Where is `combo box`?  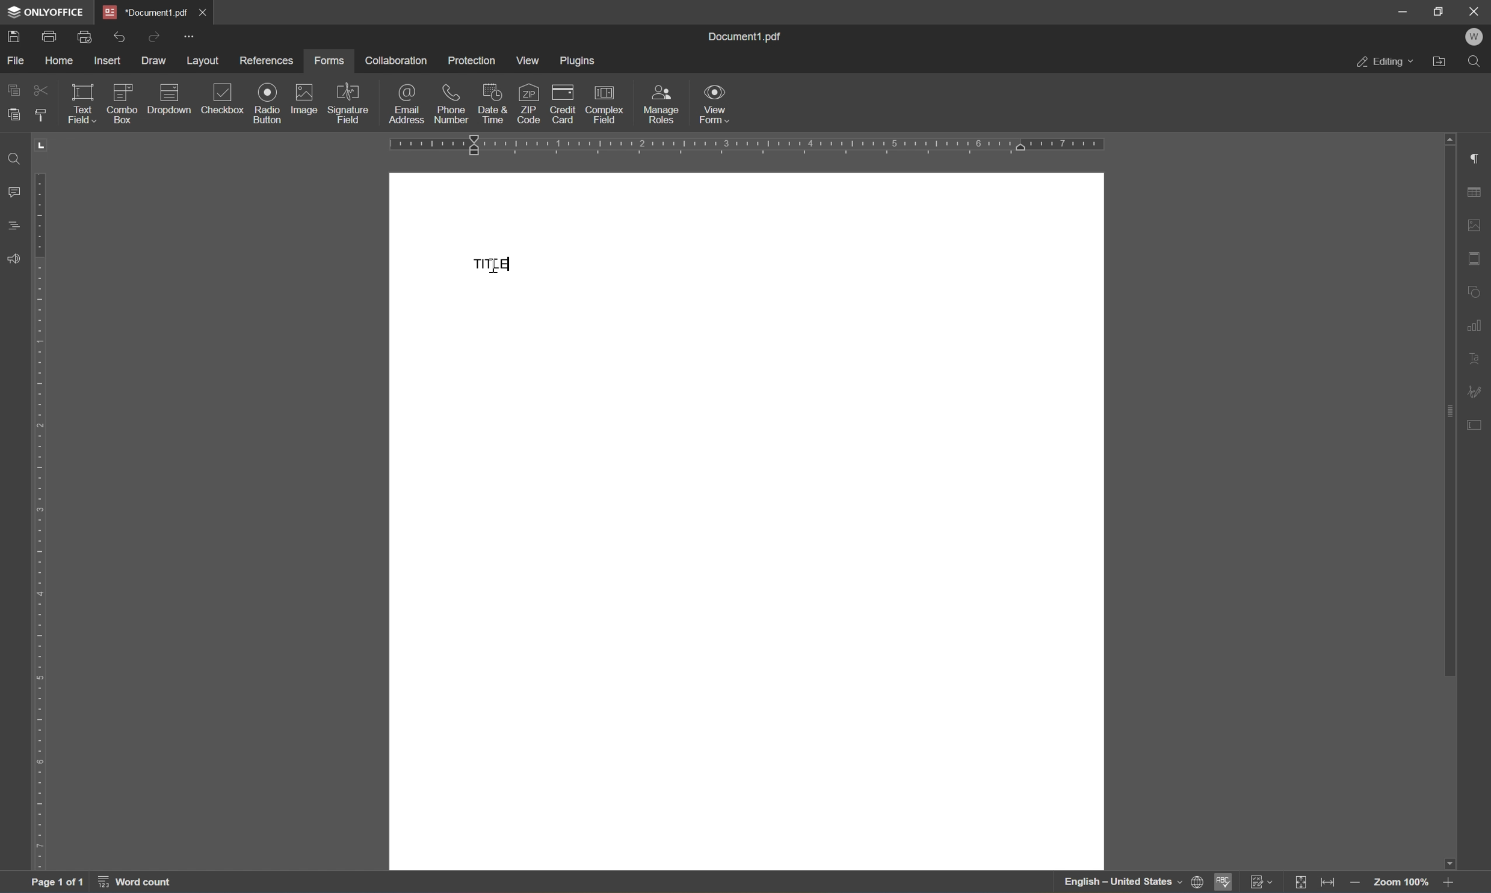
combo box is located at coordinates (124, 102).